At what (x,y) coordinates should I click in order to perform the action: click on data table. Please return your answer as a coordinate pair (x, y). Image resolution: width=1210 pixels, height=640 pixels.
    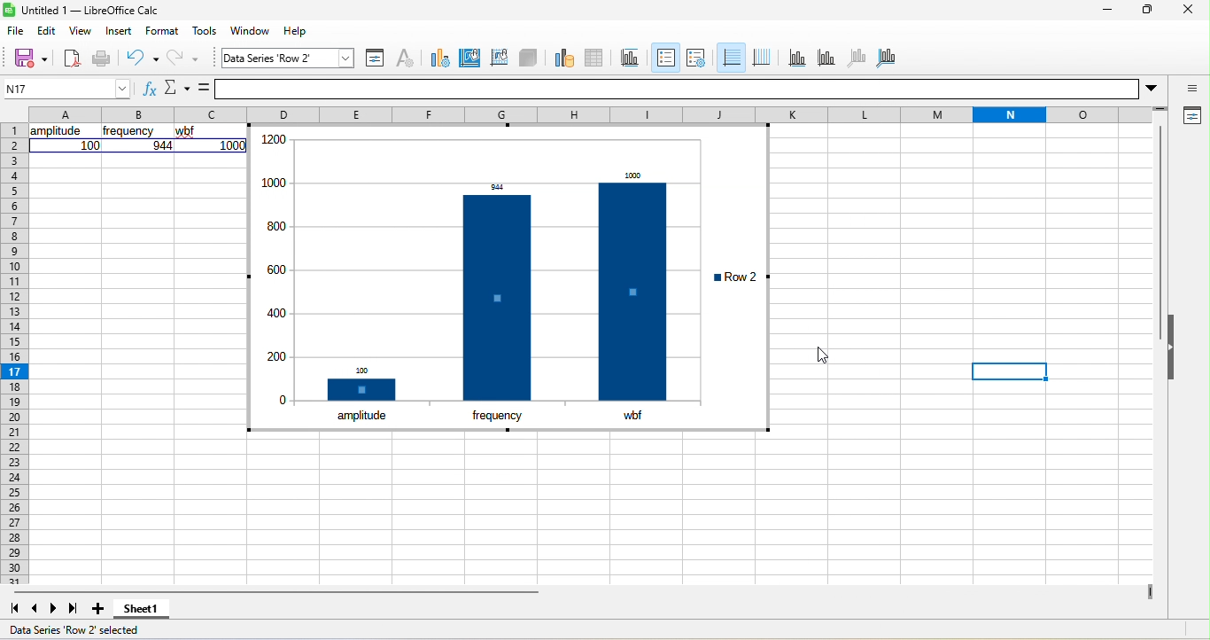
    Looking at the image, I should click on (595, 61).